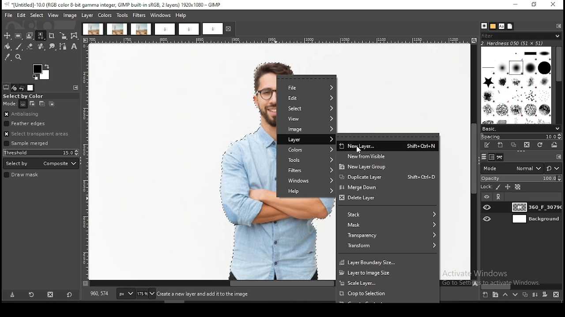 The image size is (565, 317). What do you see at coordinates (26, 144) in the screenshot?
I see `sample merged` at bounding box center [26, 144].